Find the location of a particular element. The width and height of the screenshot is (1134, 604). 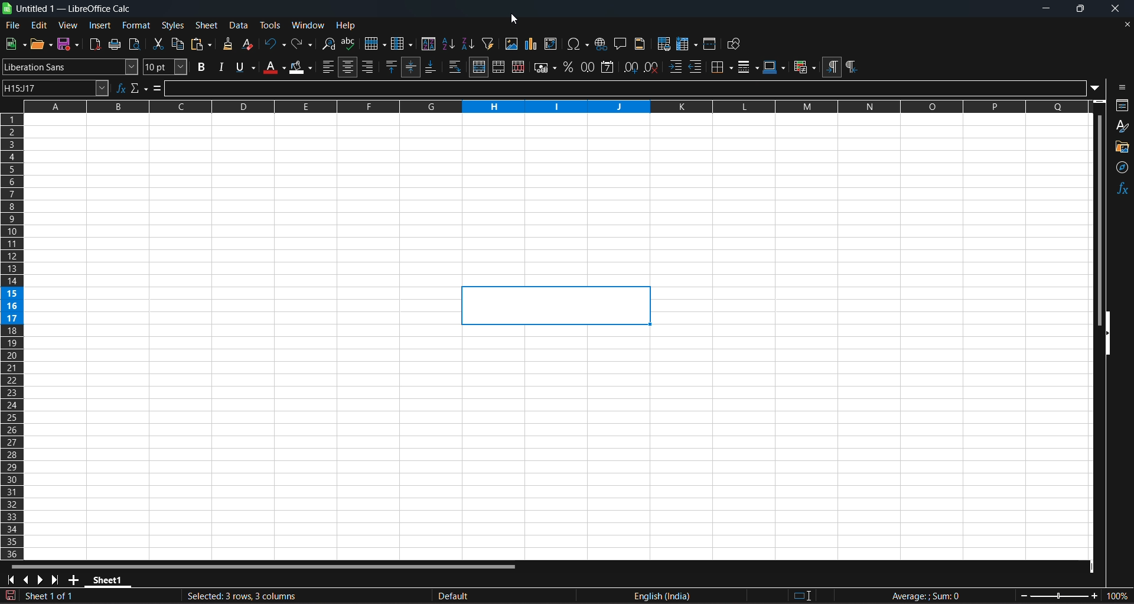

paste is located at coordinates (203, 43).